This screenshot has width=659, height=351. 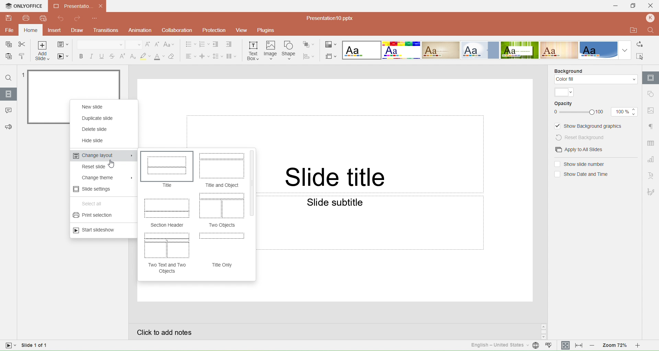 What do you see at coordinates (148, 45) in the screenshot?
I see `Increment font size` at bounding box center [148, 45].